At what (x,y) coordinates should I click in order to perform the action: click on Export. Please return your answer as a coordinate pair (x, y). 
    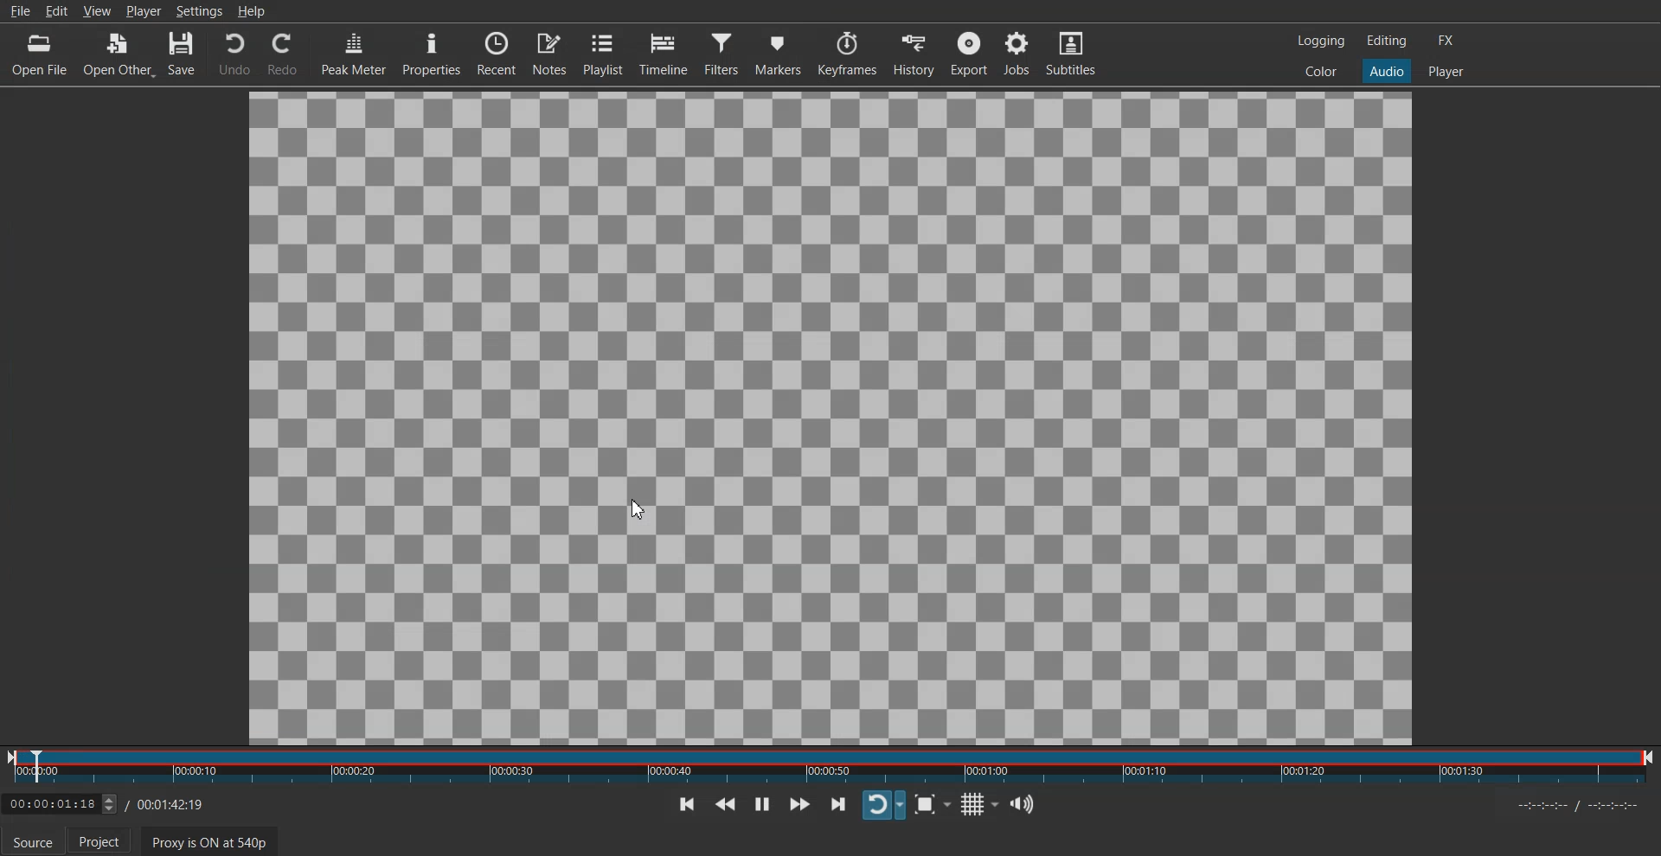
    Looking at the image, I should click on (971, 53).